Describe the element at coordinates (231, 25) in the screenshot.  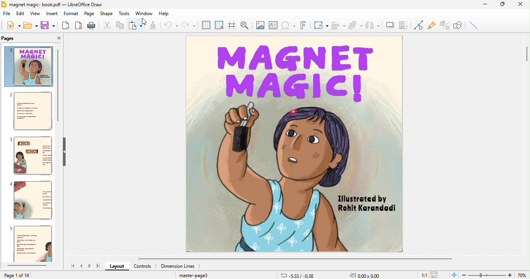
I see `helpline while moving` at that location.